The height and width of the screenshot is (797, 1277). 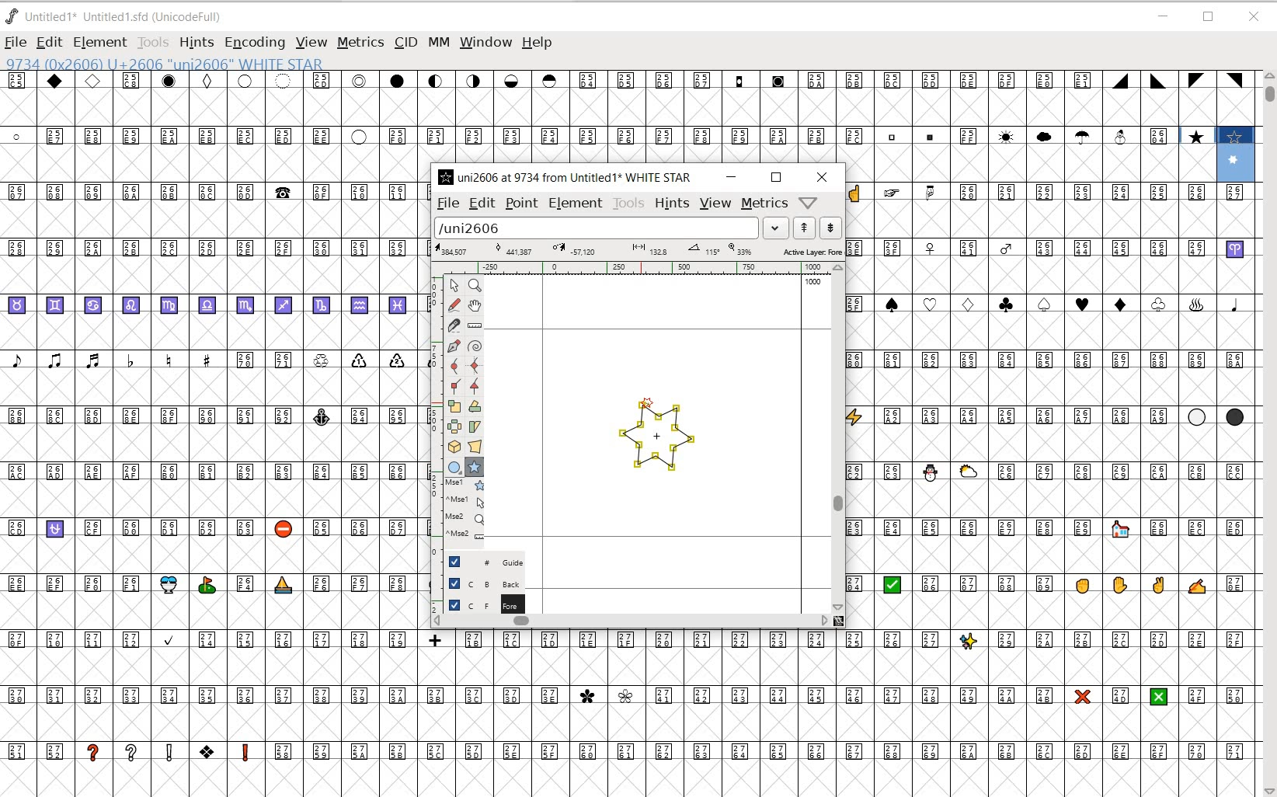 What do you see at coordinates (475, 447) in the screenshot?
I see `PERFORM A PERSPECTIVE TRANSFORMATION ON THE SELECTION` at bounding box center [475, 447].